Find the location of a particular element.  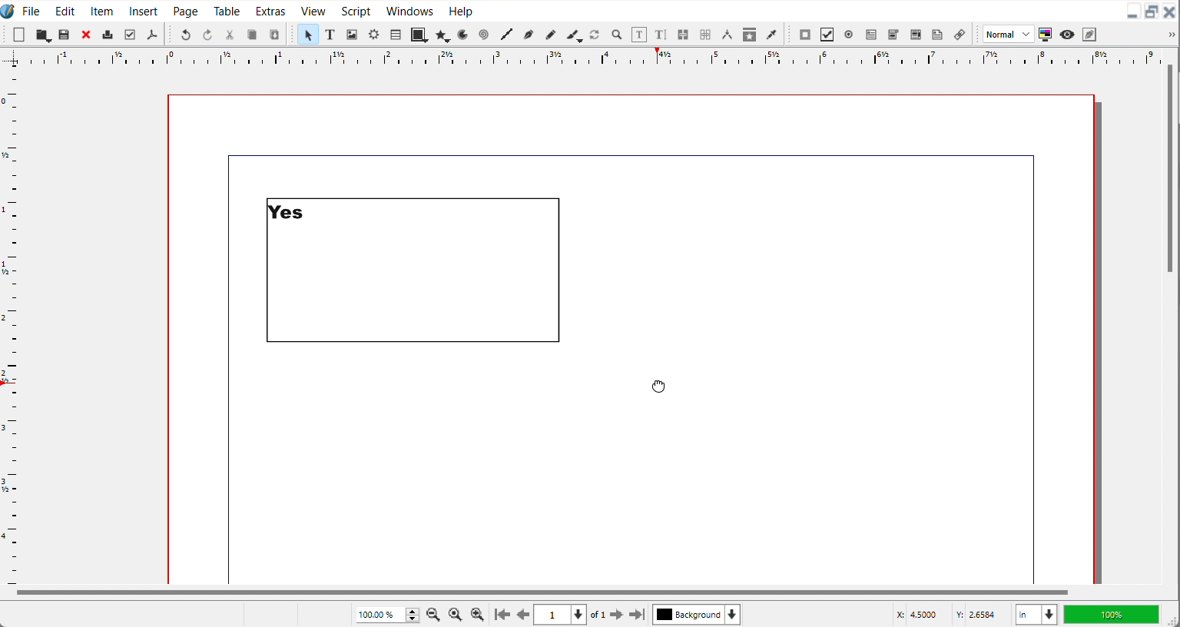

Vertical Scale is located at coordinates (11, 323).